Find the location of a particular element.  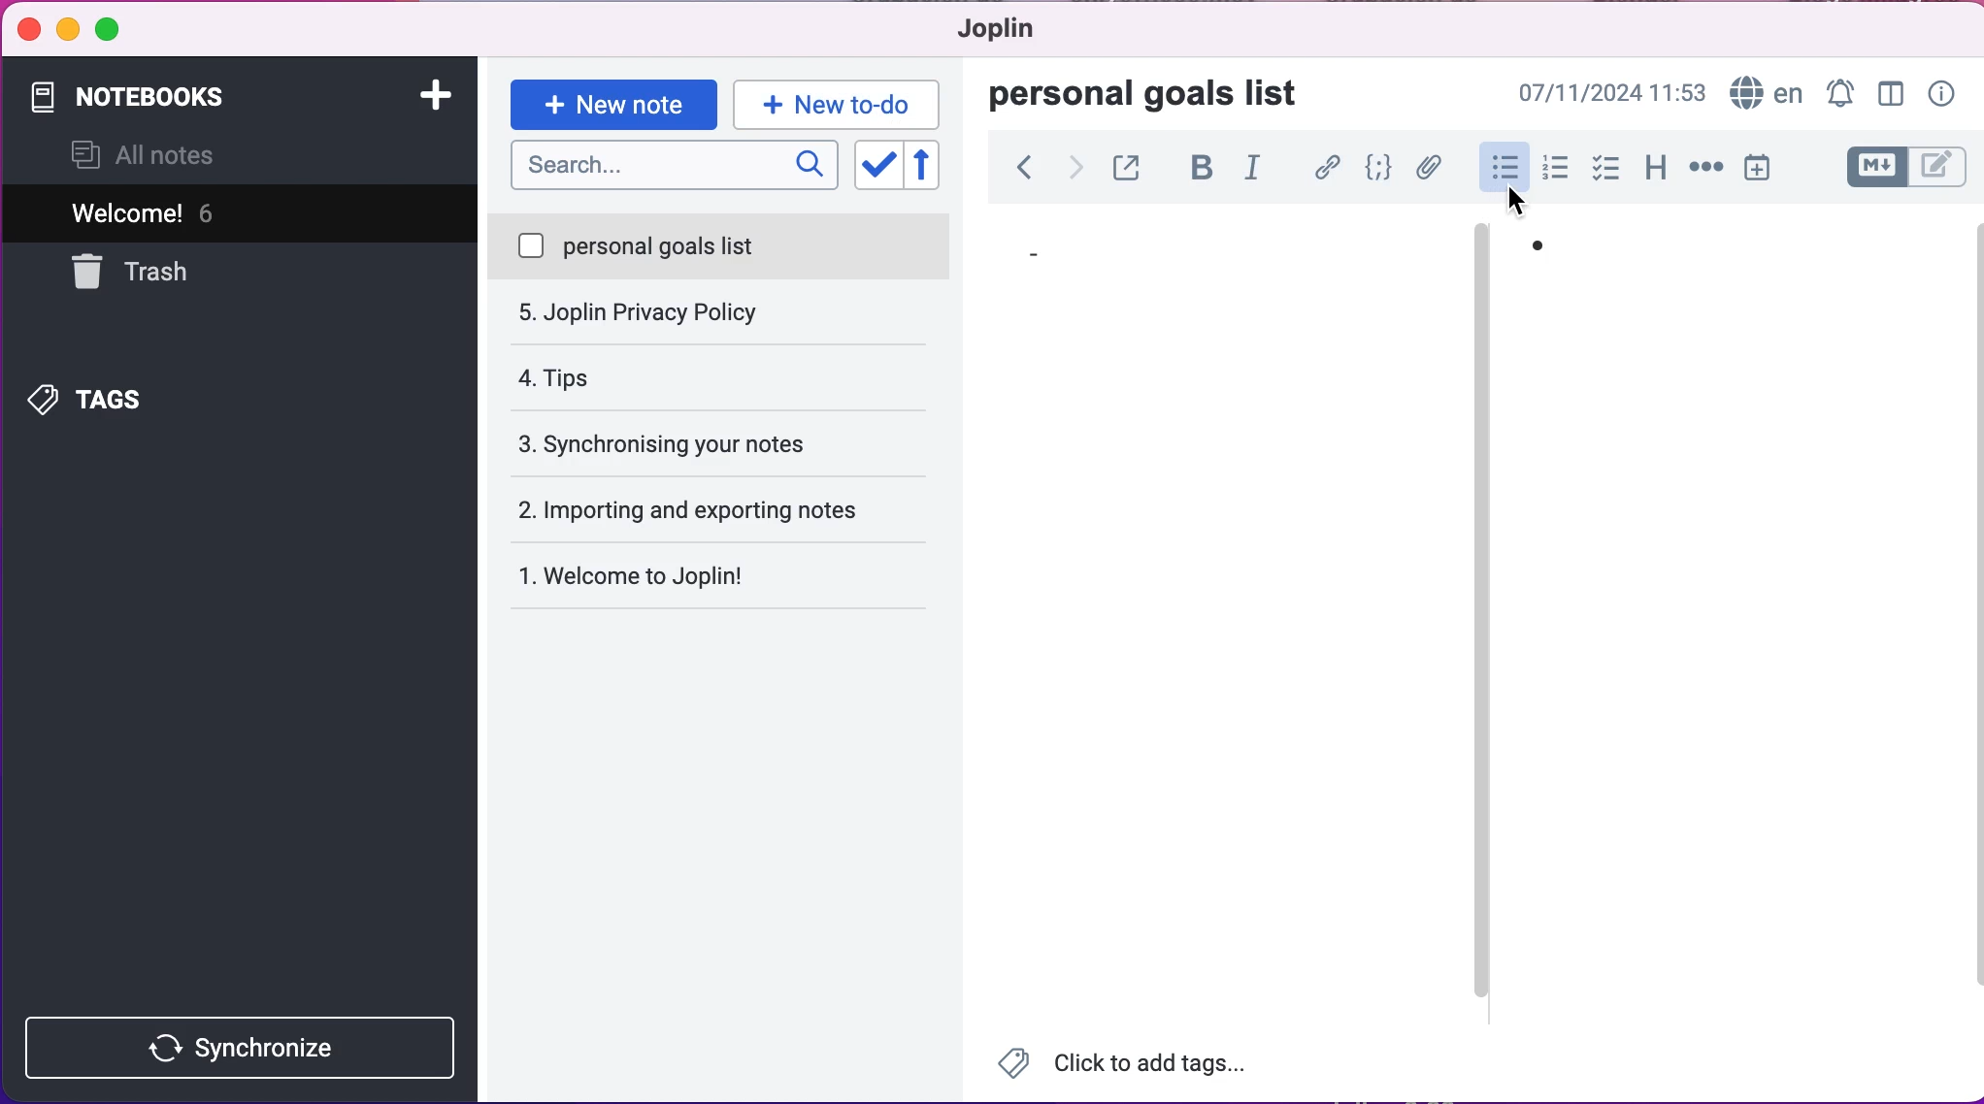

insert time is located at coordinates (1765, 171).